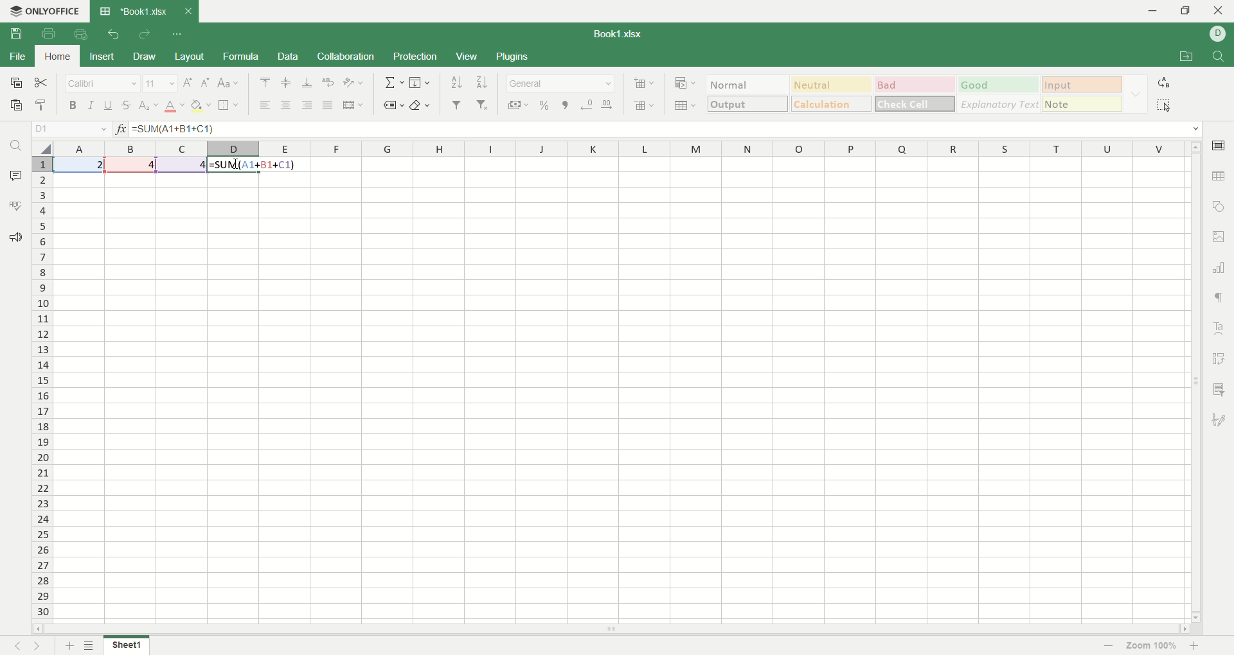 This screenshot has width=1234, height=655. Describe the element at coordinates (147, 57) in the screenshot. I see `draw` at that location.